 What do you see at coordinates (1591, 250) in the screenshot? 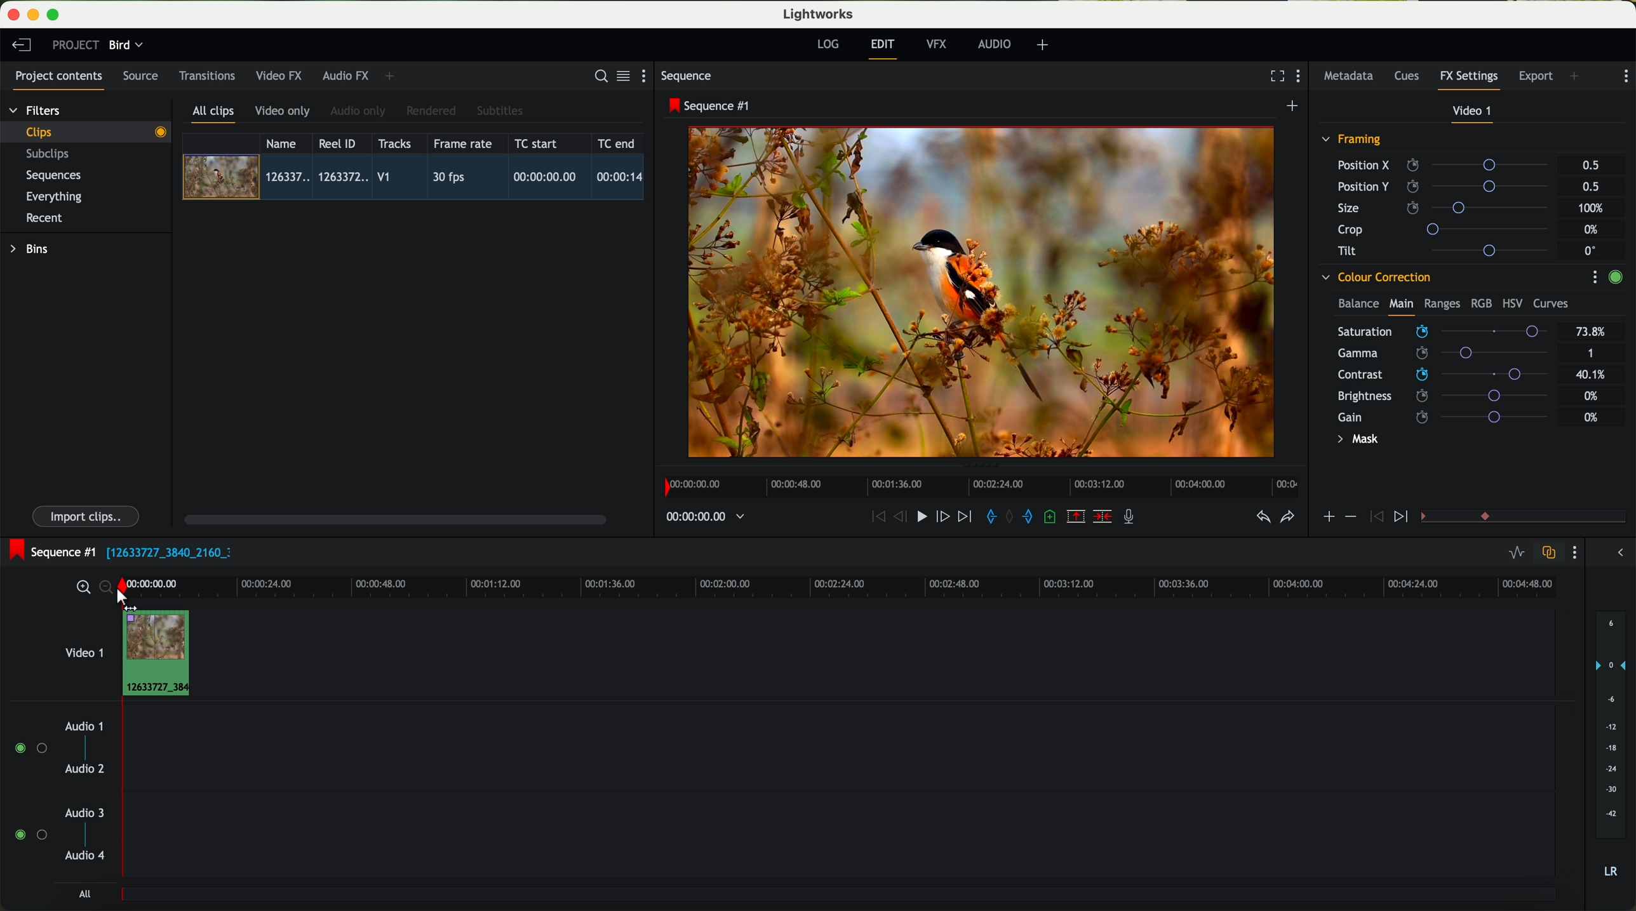
I see `0°` at bounding box center [1591, 250].